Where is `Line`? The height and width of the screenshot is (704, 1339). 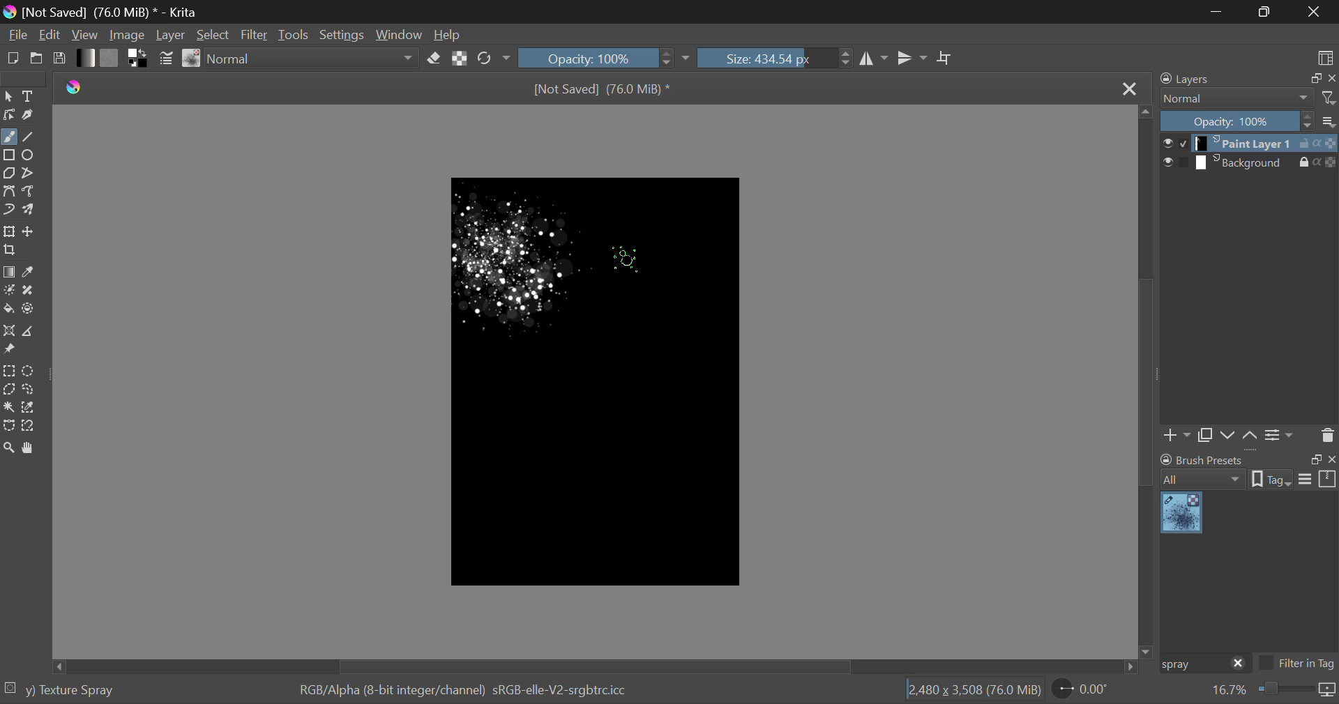 Line is located at coordinates (29, 138).